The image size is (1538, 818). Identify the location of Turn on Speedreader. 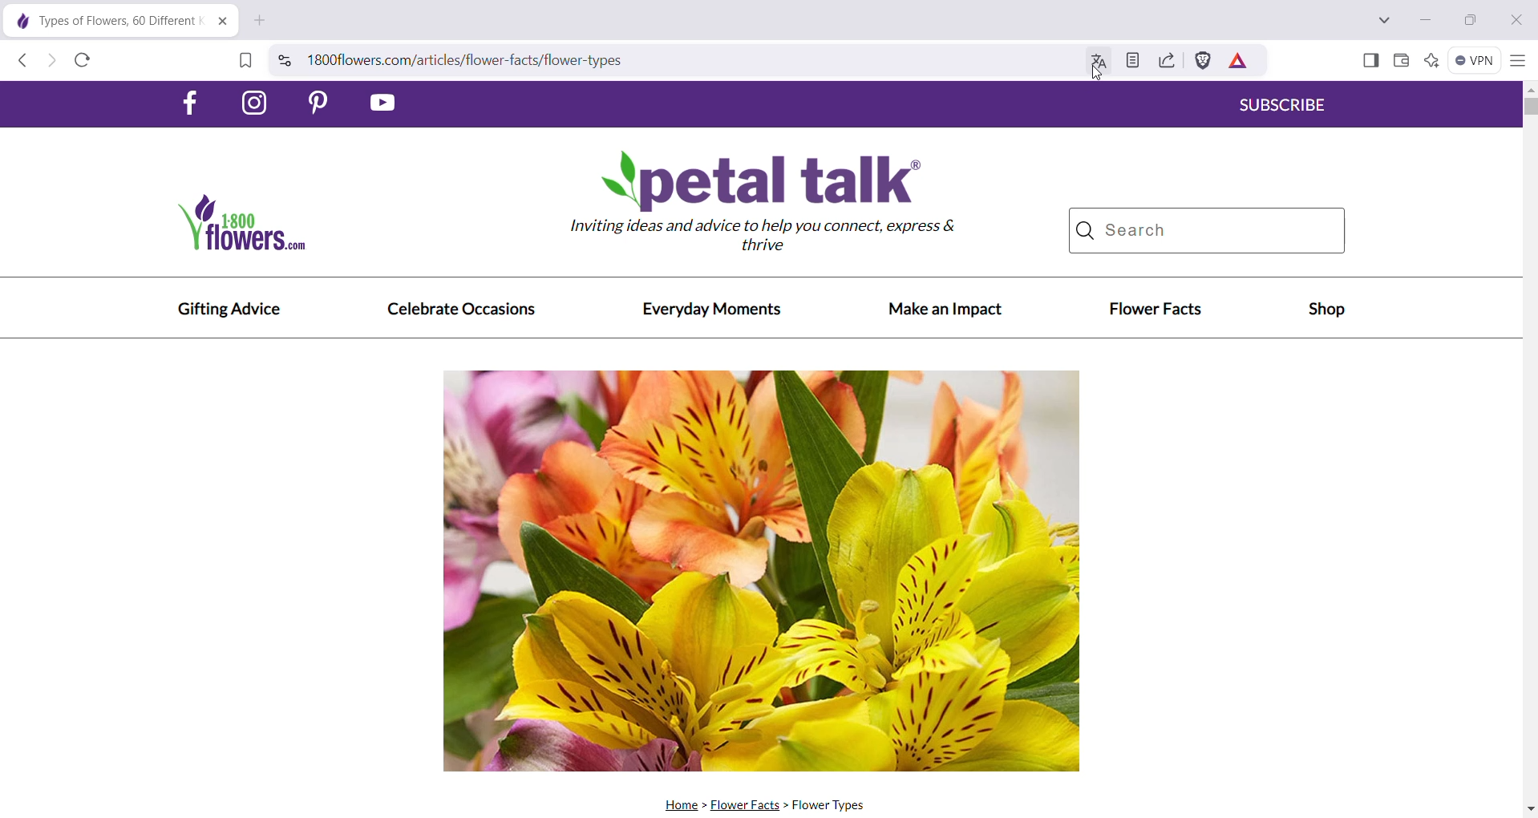
(1131, 61).